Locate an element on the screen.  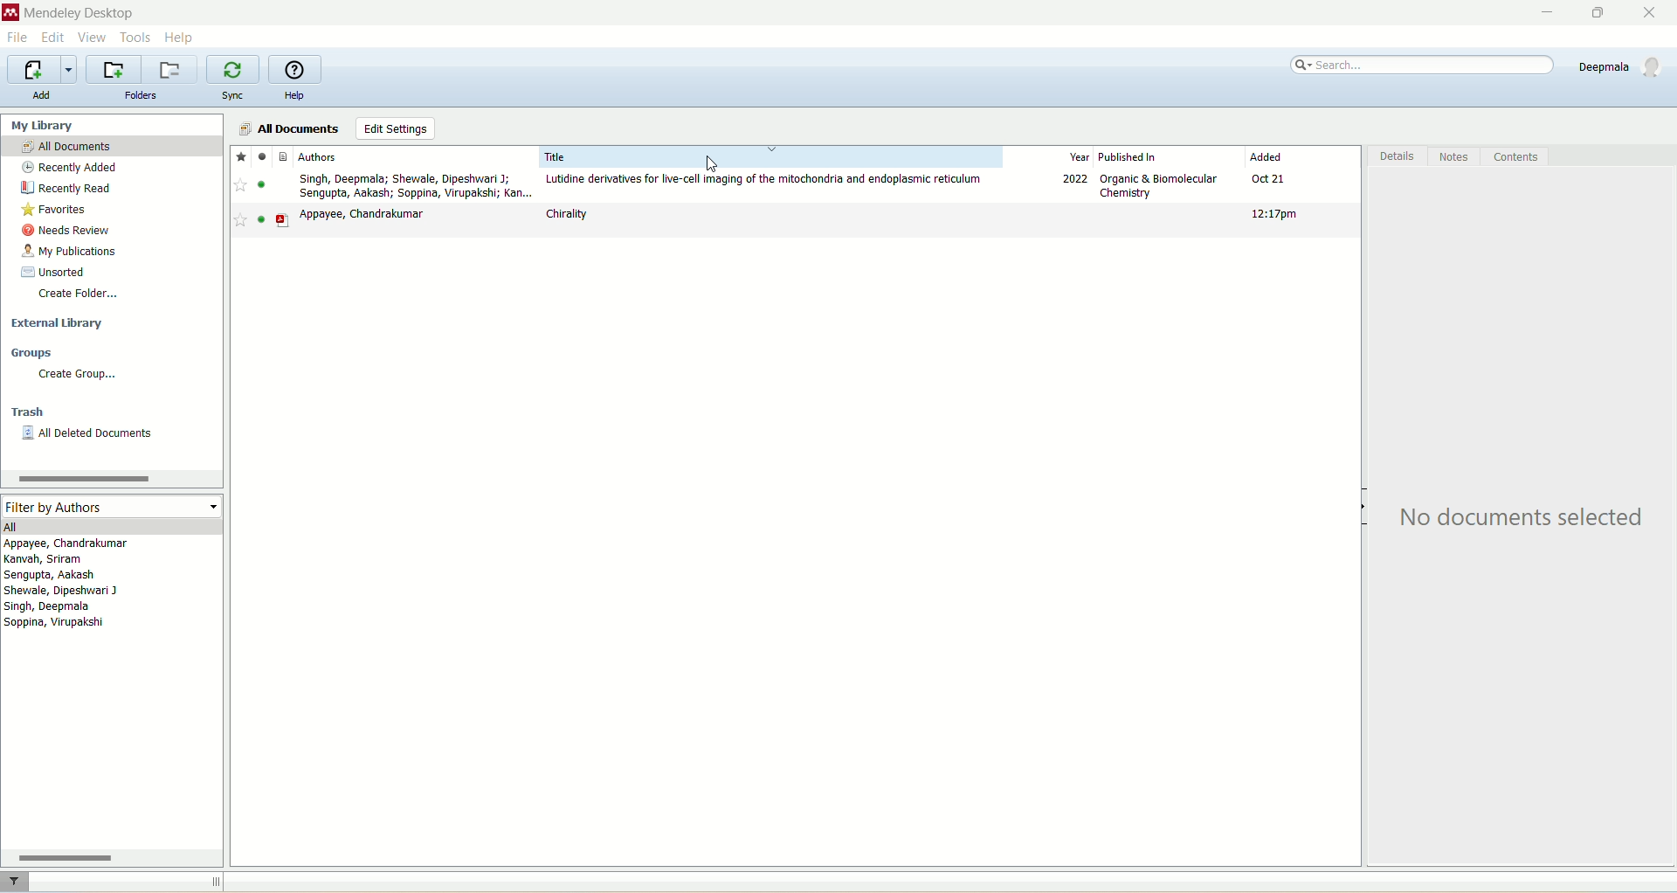
all is located at coordinates (109, 526).